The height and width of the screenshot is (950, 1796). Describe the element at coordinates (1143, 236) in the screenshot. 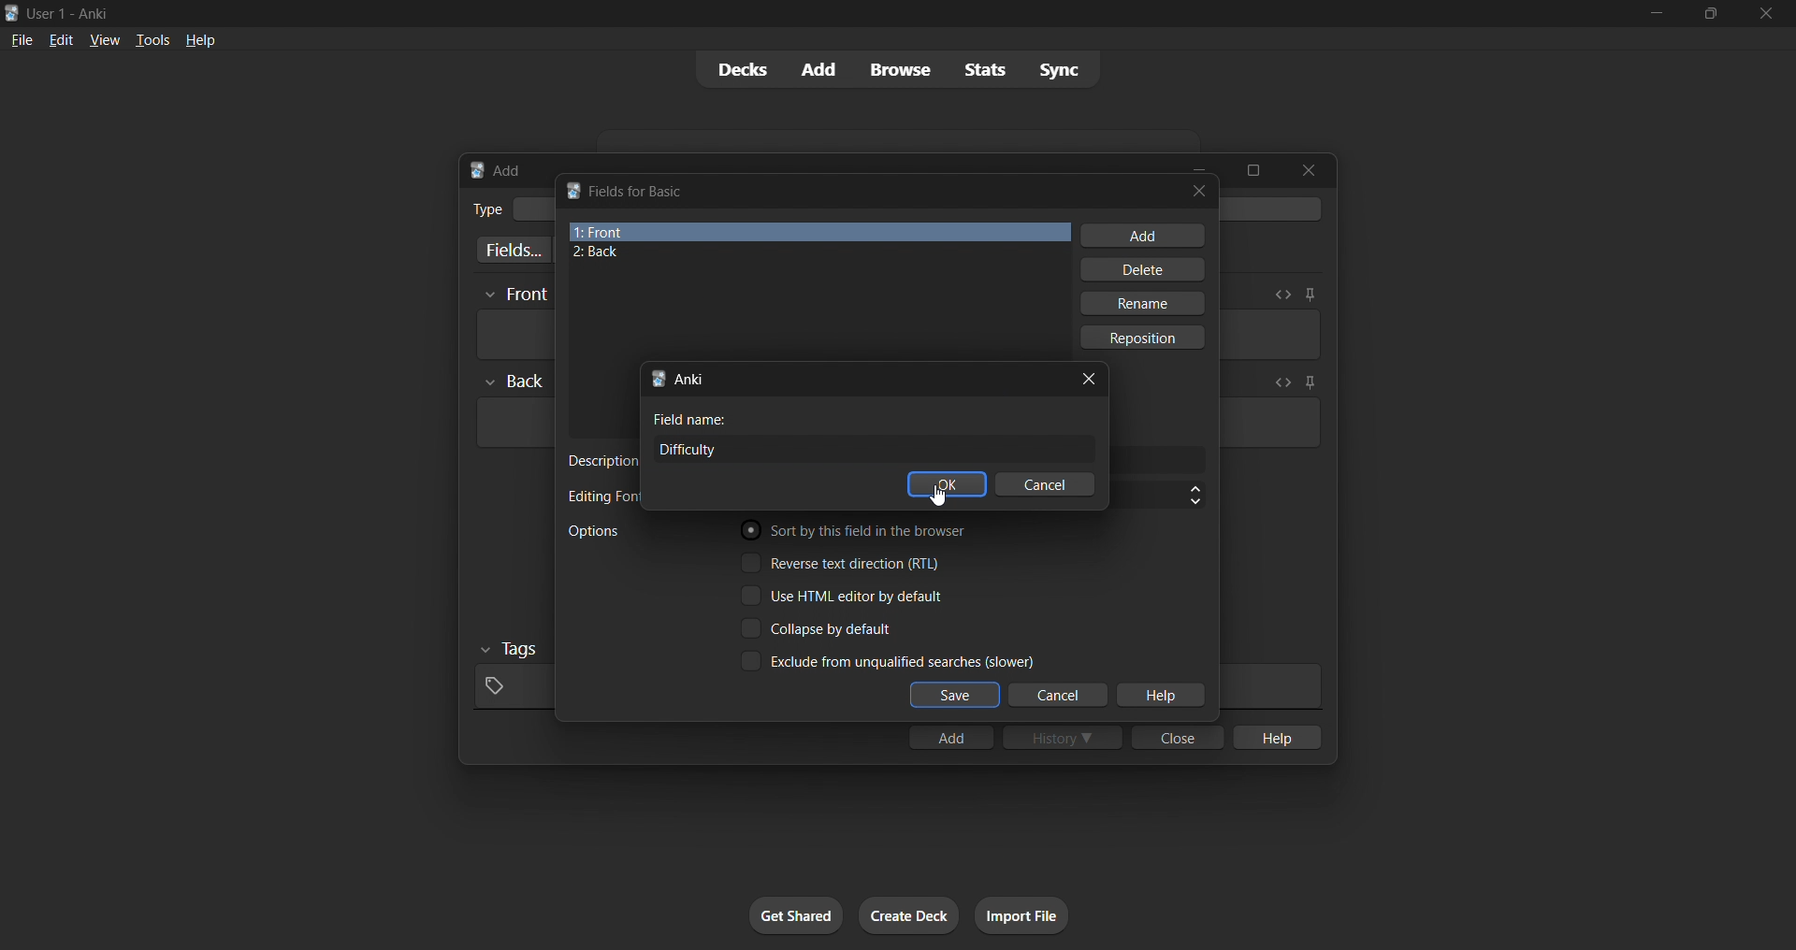

I see `add ` at that location.